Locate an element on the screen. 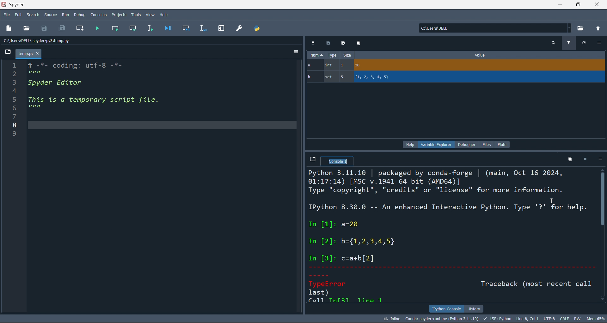 The height and width of the screenshot is (323, 607). value is located at coordinates (480, 55).